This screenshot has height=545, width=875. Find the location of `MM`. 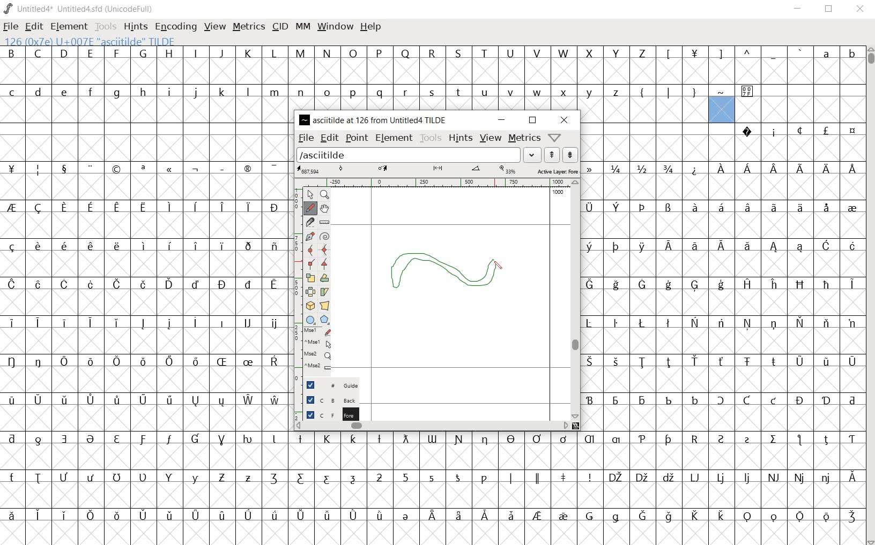

MM is located at coordinates (302, 28).